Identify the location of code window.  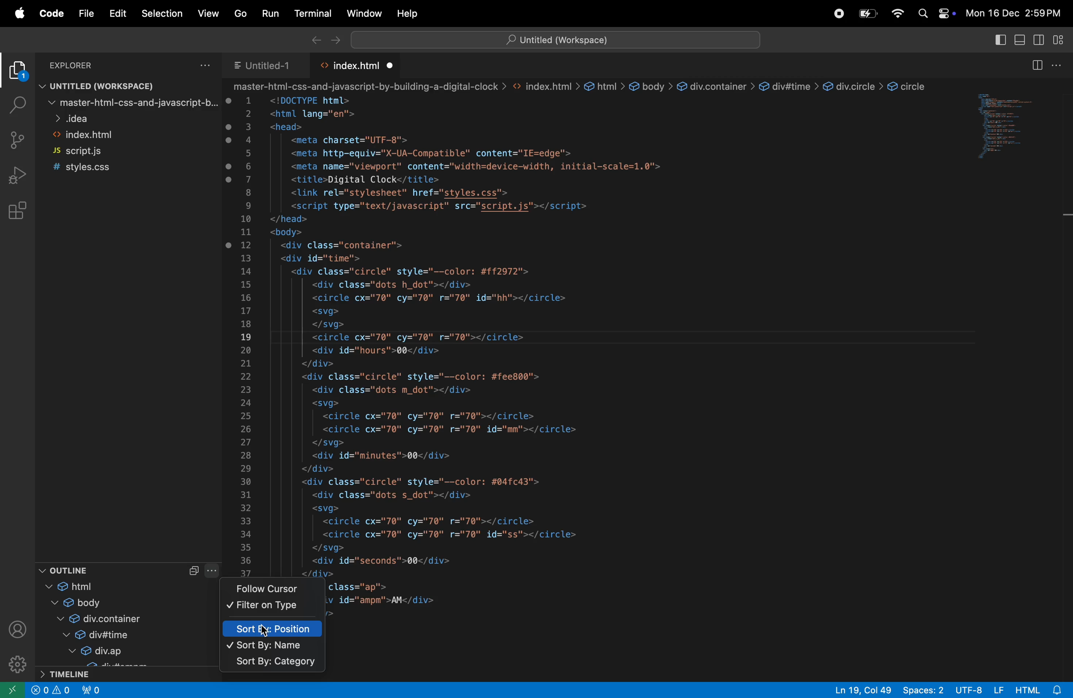
(1016, 124).